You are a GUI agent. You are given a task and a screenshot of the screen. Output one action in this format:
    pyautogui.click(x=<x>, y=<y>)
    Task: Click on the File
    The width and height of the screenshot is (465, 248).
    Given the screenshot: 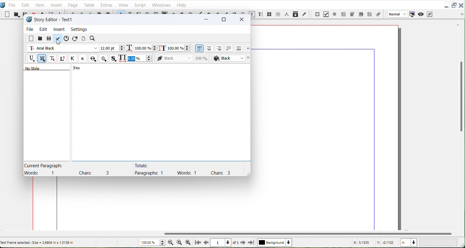 What is the action you would take?
    pyautogui.click(x=12, y=4)
    